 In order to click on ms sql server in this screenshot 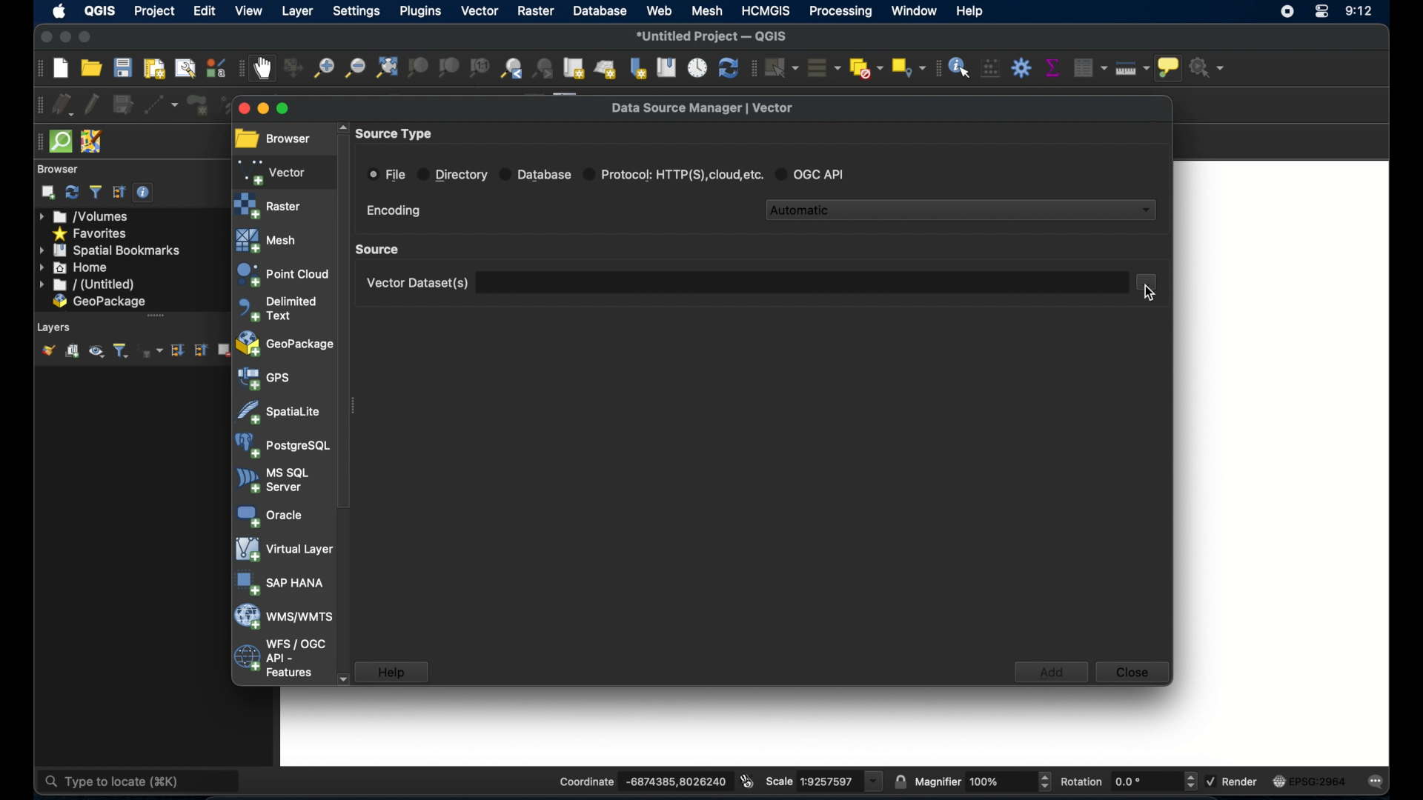, I will do `click(273, 480)`.